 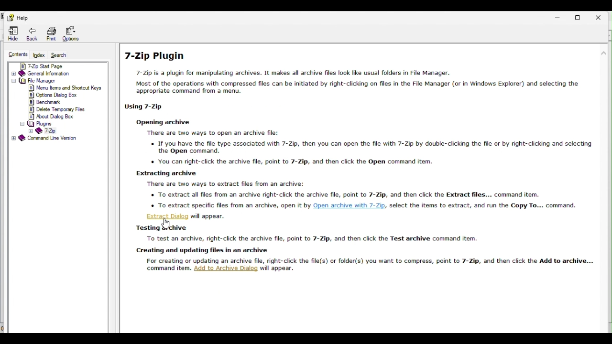 I want to click on add, so click(x=226, y=269).